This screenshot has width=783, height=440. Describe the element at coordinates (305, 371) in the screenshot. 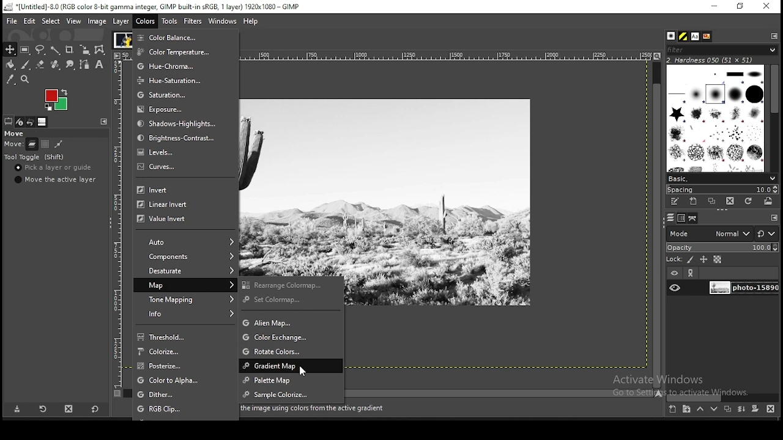

I see `cursor` at that location.